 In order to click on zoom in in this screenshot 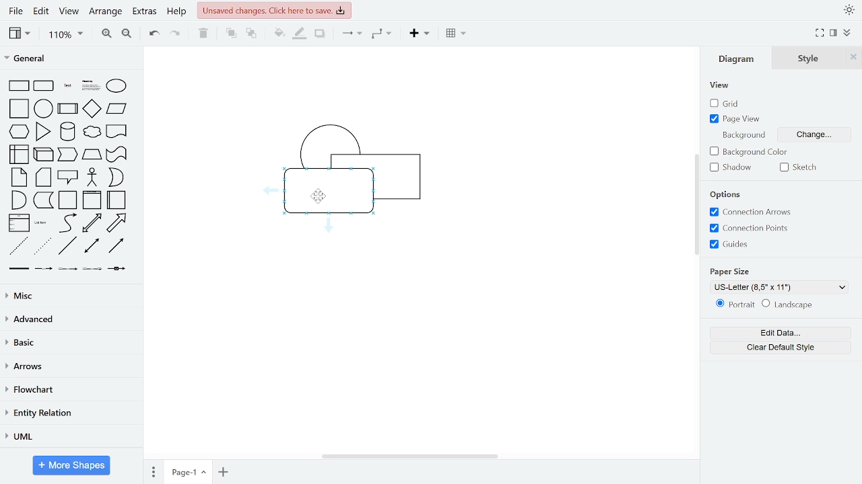, I will do `click(107, 34)`.